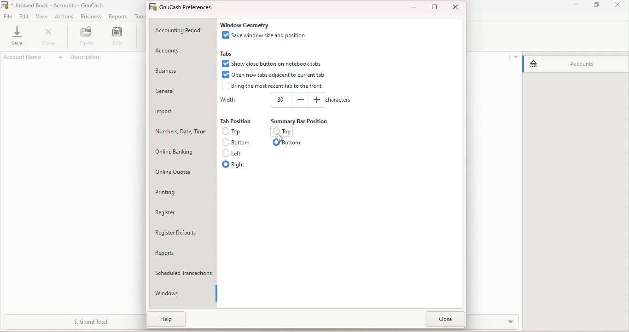 This screenshot has height=332, width=629. Describe the element at coordinates (35, 58) in the screenshot. I see `Account name` at that location.